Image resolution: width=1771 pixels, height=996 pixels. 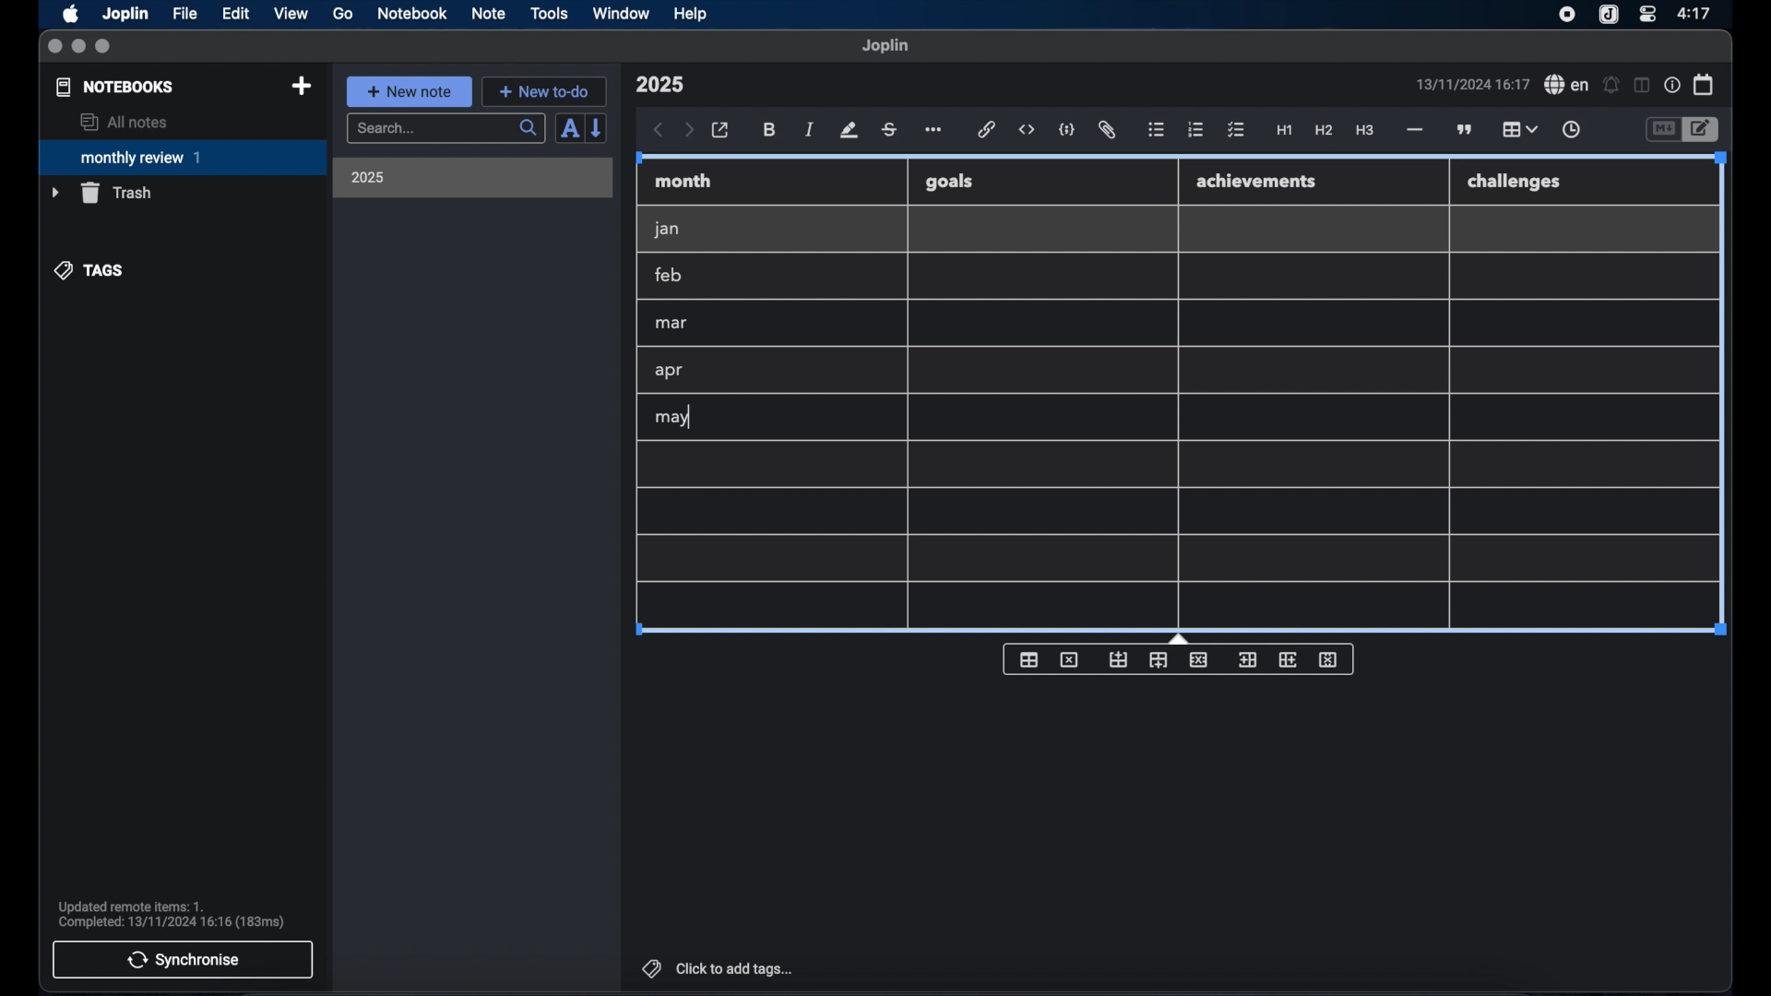 What do you see at coordinates (446, 130) in the screenshot?
I see `search bar` at bounding box center [446, 130].